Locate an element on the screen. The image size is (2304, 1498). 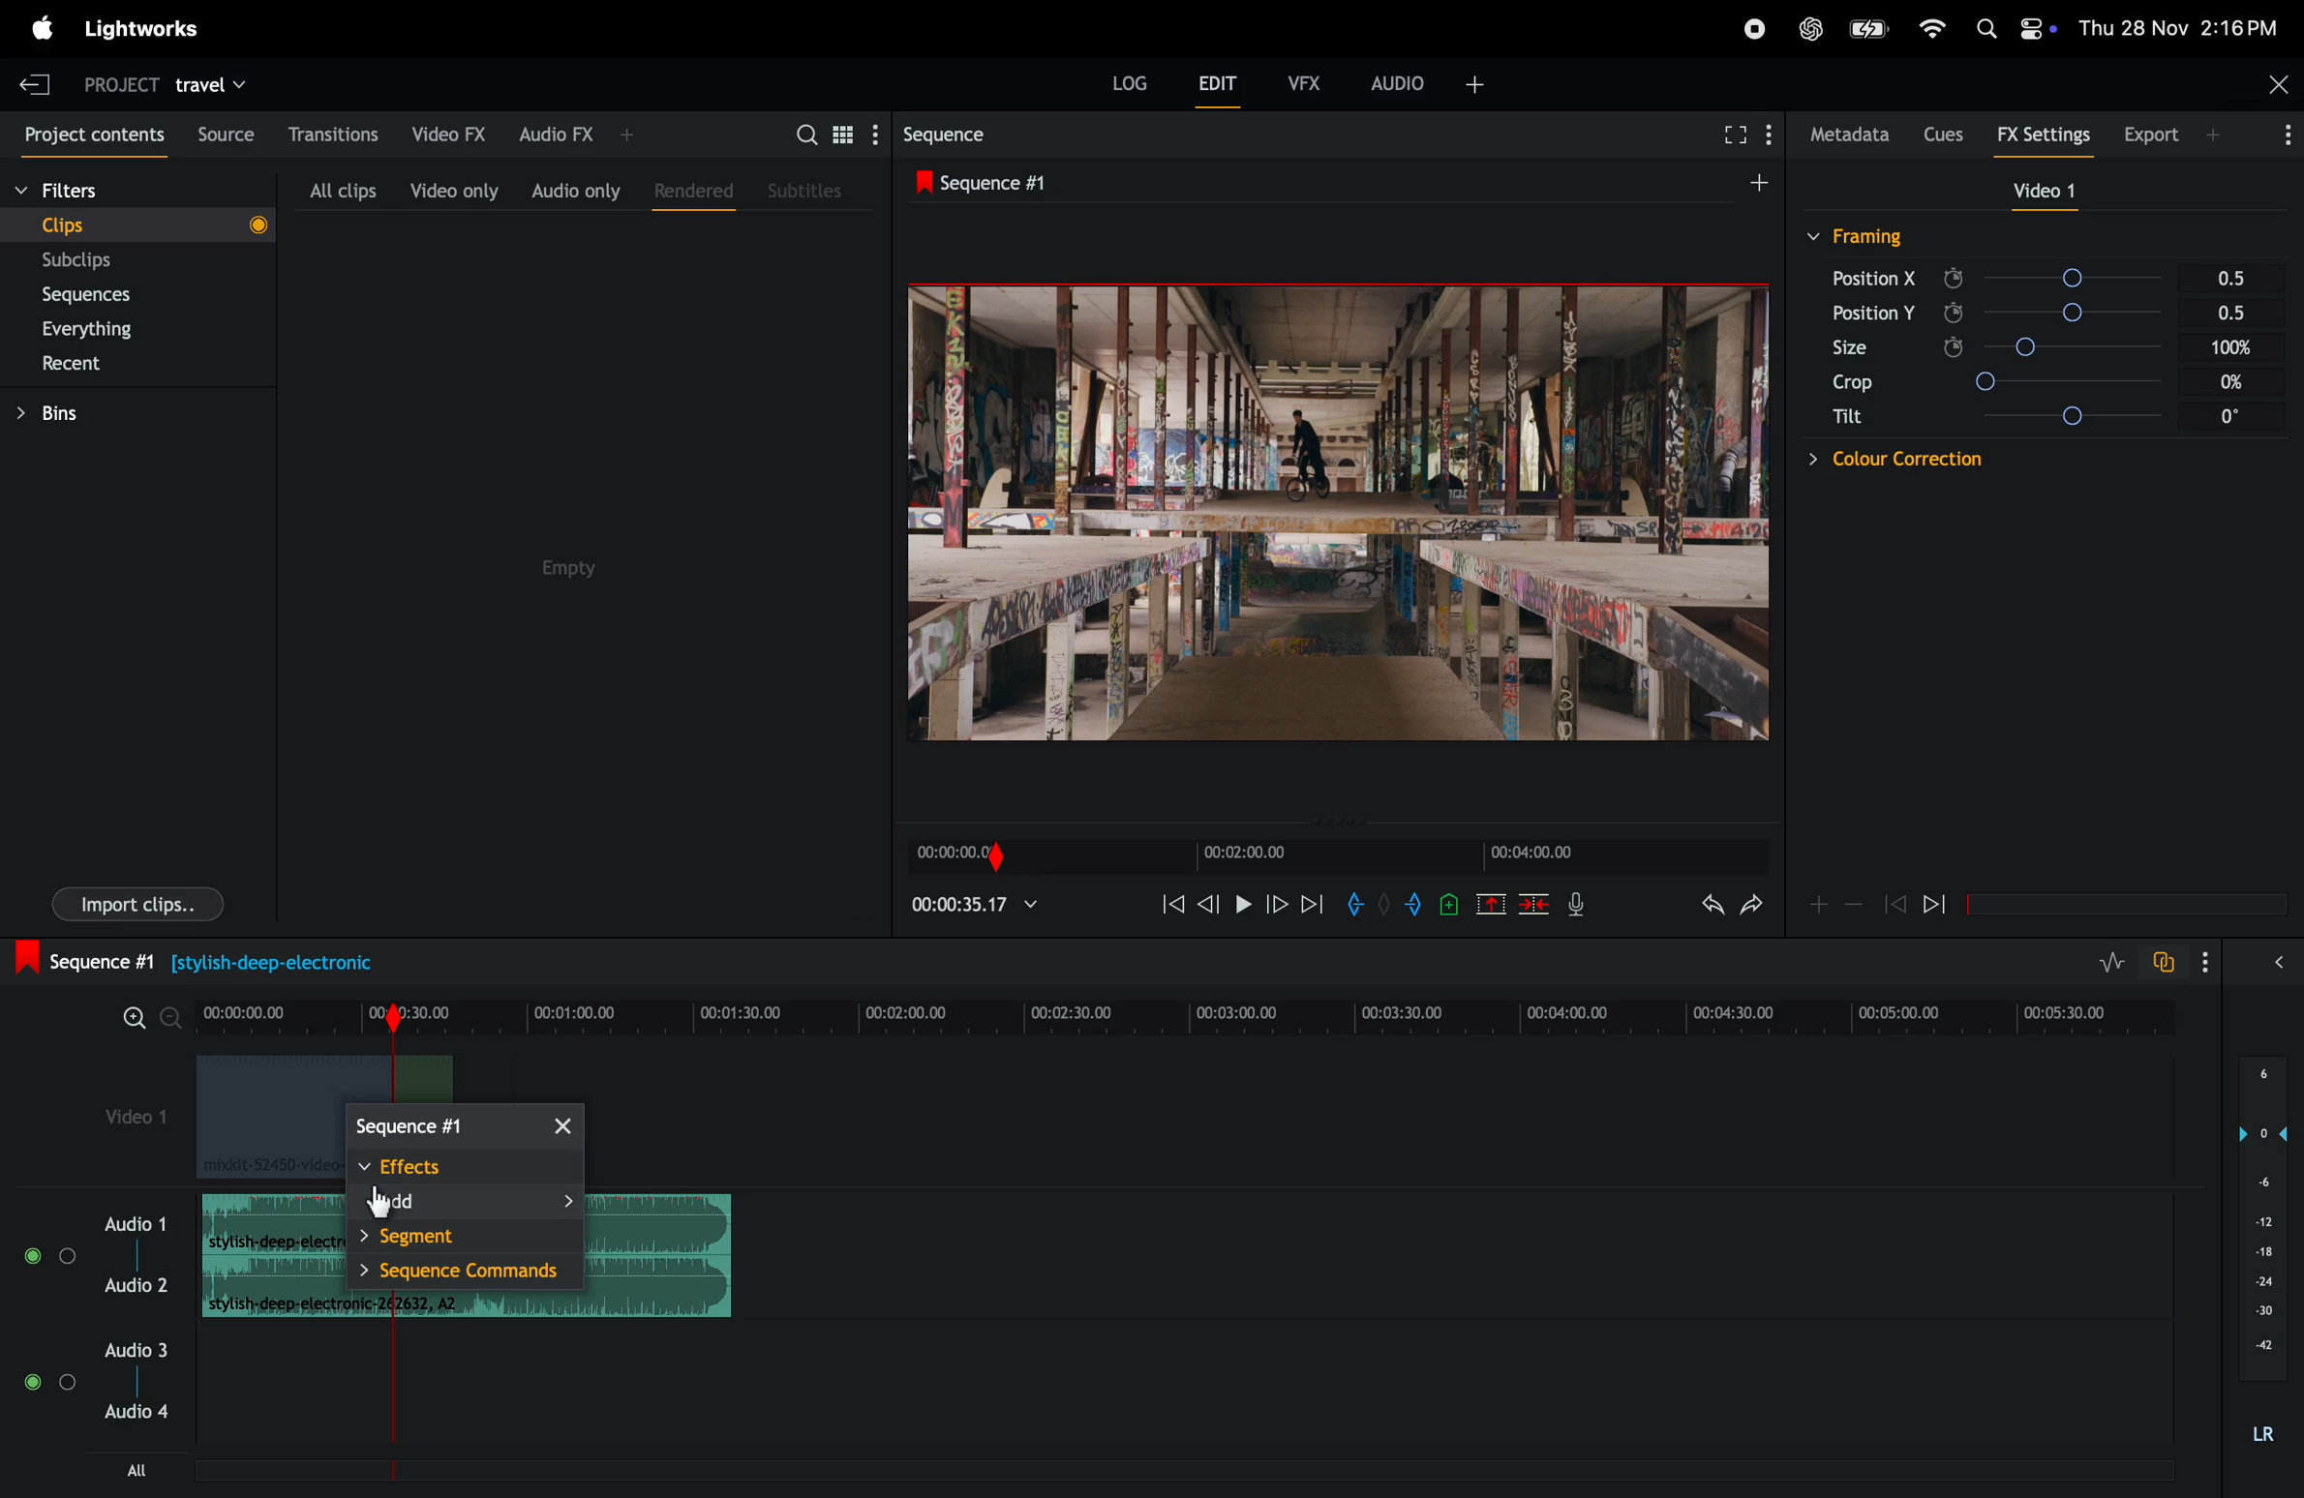
project is located at coordinates (111, 83).